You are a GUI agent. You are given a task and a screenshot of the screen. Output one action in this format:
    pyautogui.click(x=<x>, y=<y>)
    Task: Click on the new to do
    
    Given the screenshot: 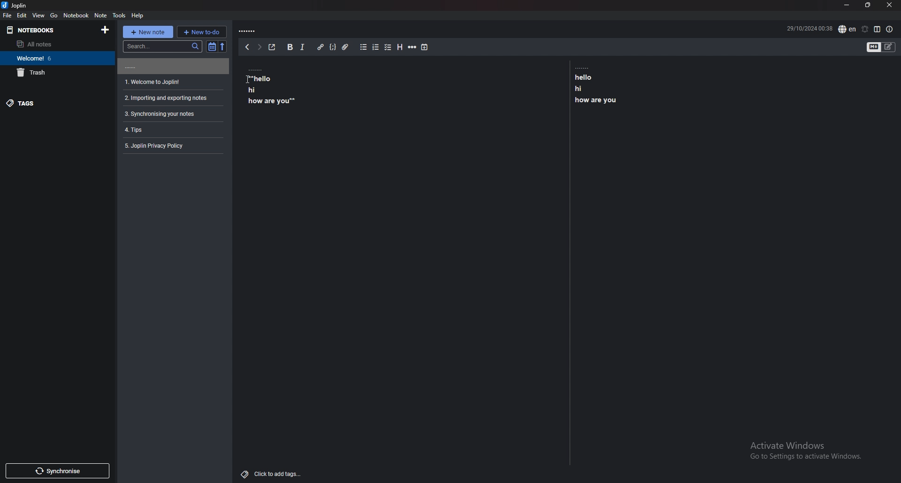 What is the action you would take?
    pyautogui.click(x=202, y=32)
    